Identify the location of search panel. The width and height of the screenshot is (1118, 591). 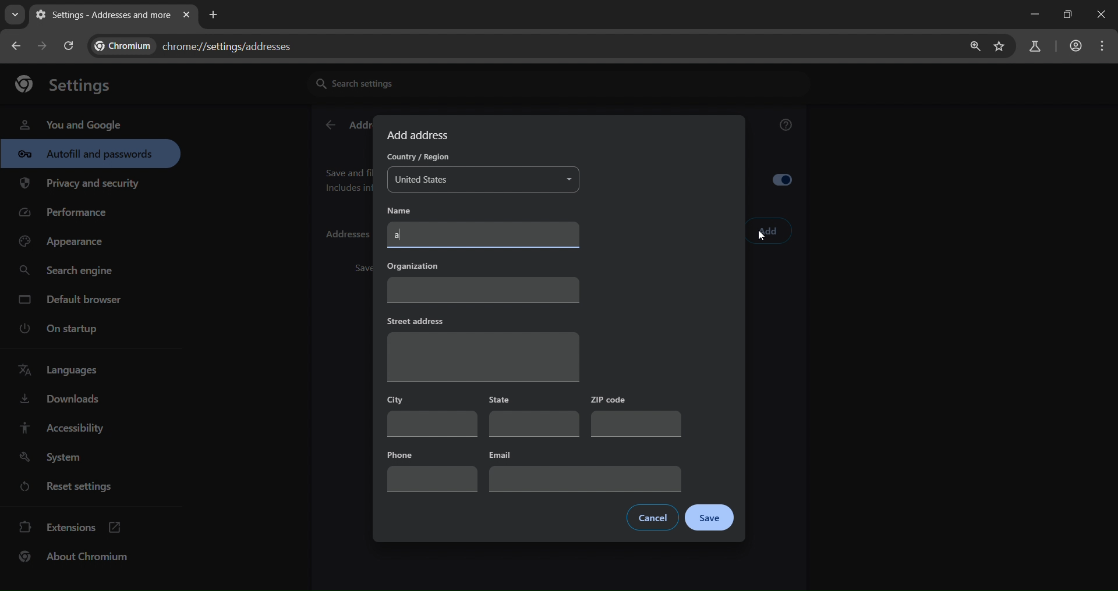
(1034, 47).